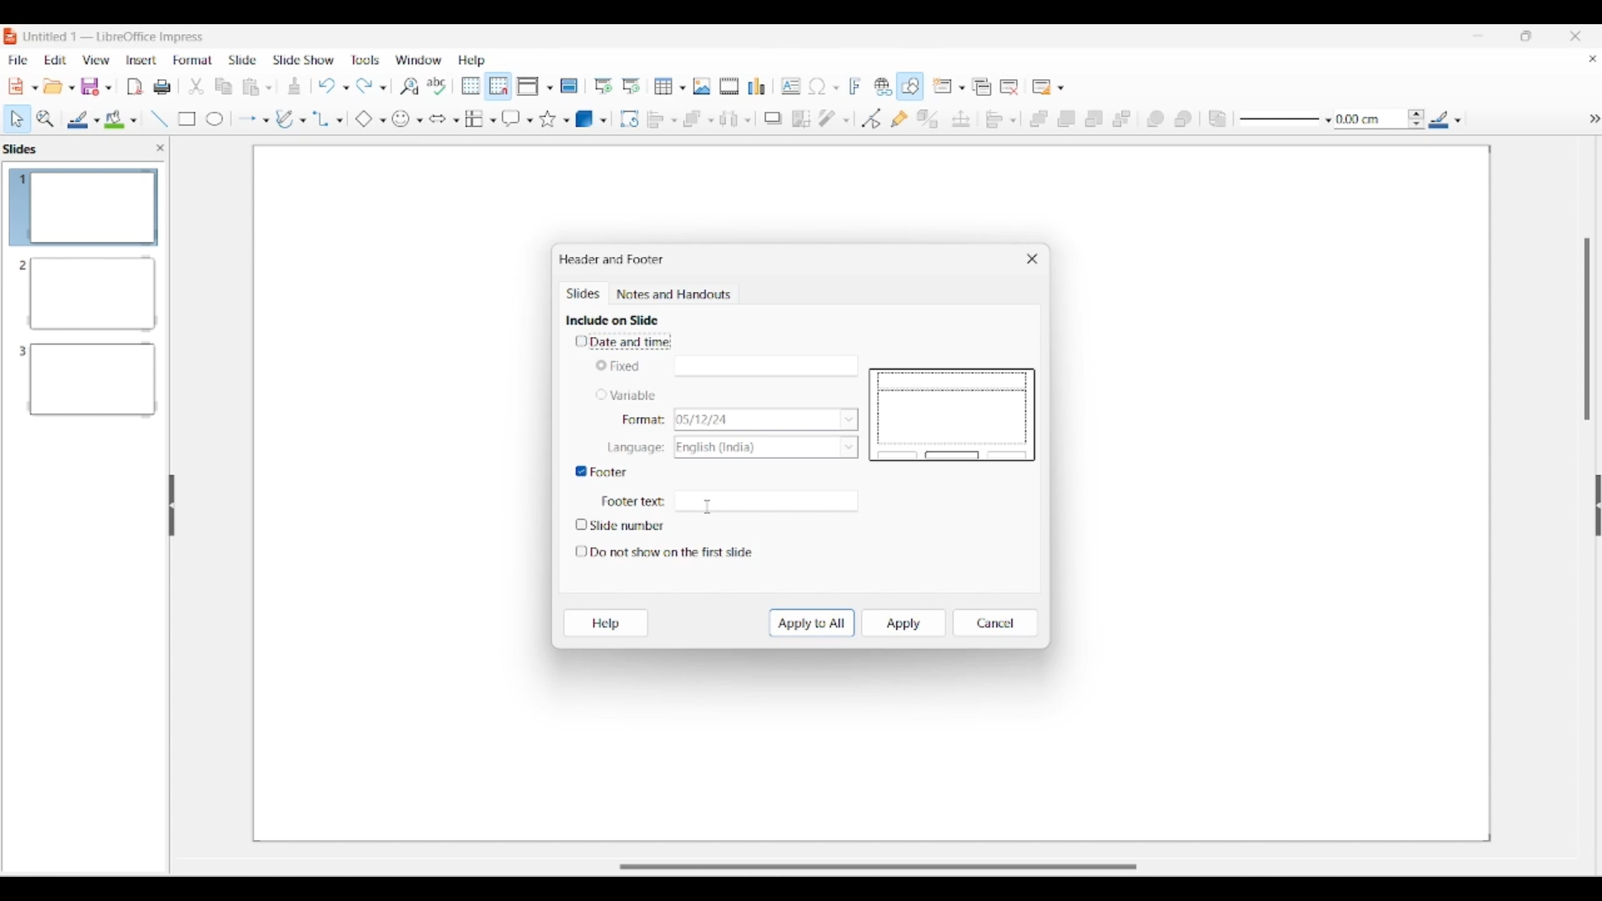 This screenshot has width=1602, height=901. What do you see at coordinates (193, 60) in the screenshot?
I see `Format menu` at bounding box center [193, 60].